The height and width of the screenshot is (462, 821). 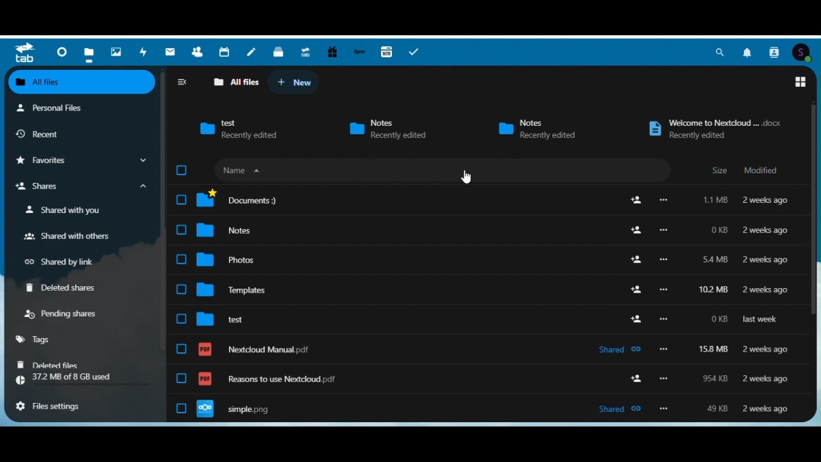 What do you see at coordinates (298, 81) in the screenshot?
I see `New` at bounding box center [298, 81].